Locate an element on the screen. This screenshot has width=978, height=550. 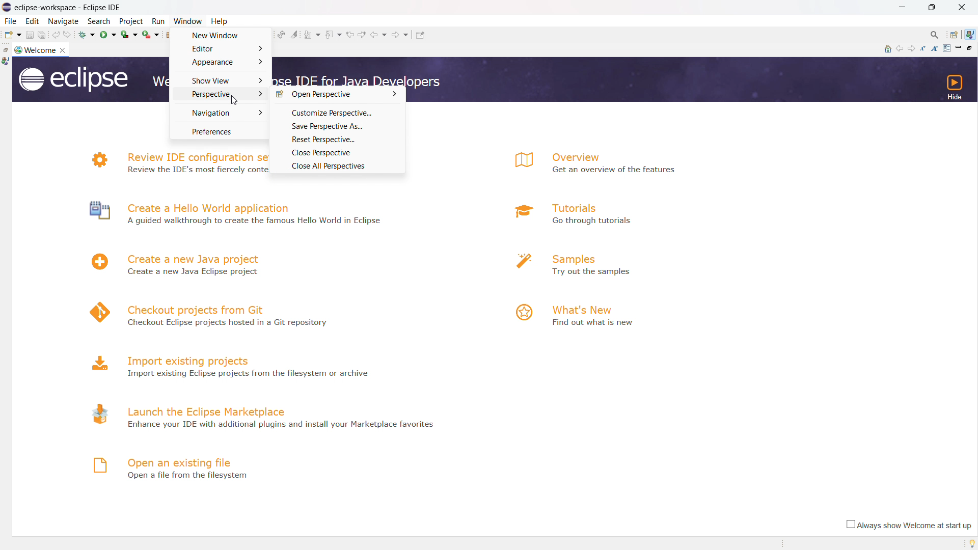
A guided walkthrough to create the famous Hello World in Eclipse is located at coordinates (256, 221).